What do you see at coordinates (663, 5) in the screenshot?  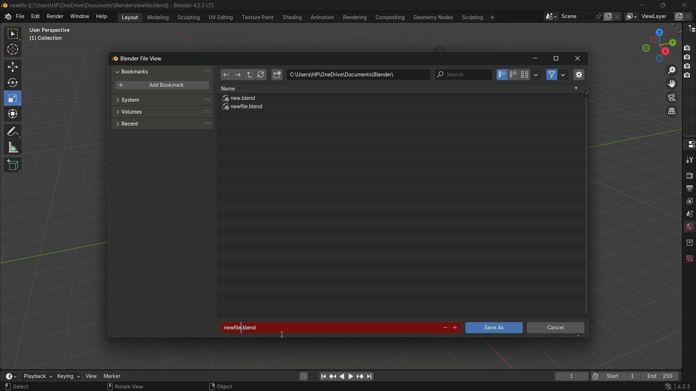 I see `maximize or restore` at bounding box center [663, 5].